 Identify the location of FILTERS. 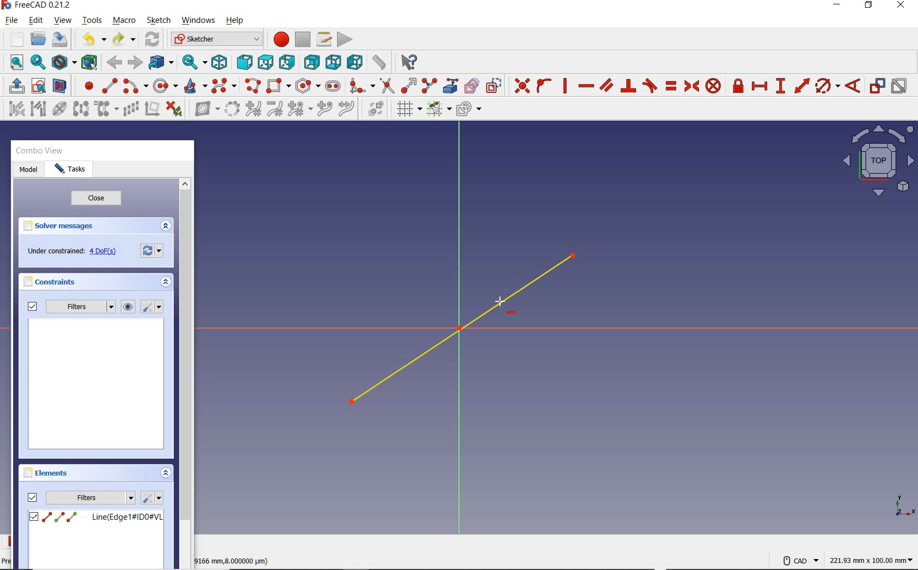
(81, 307).